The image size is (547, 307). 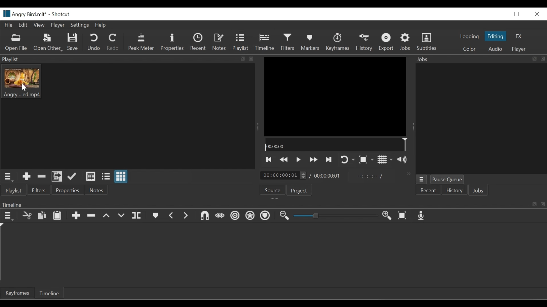 What do you see at coordinates (199, 42) in the screenshot?
I see `Recent` at bounding box center [199, 42].